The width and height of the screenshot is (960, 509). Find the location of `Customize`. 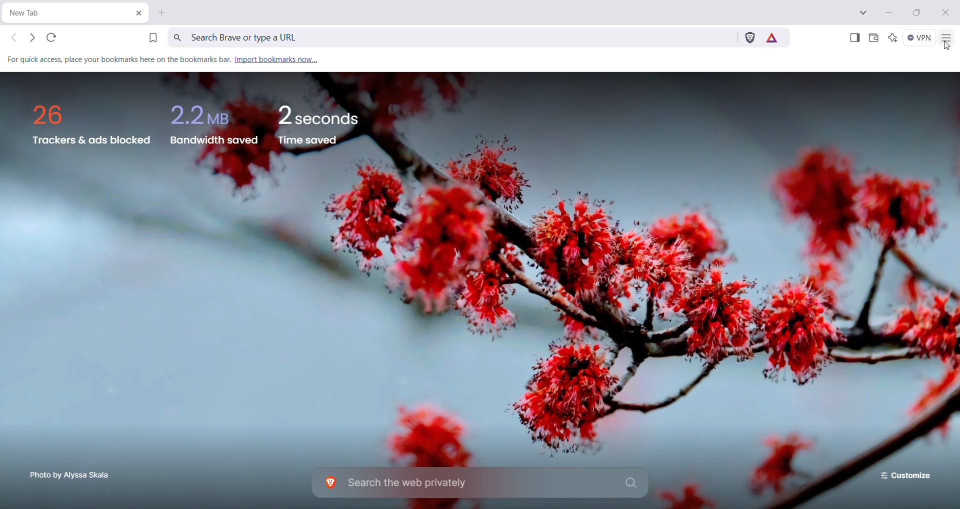

Customize is located at coordinates (905, 476).